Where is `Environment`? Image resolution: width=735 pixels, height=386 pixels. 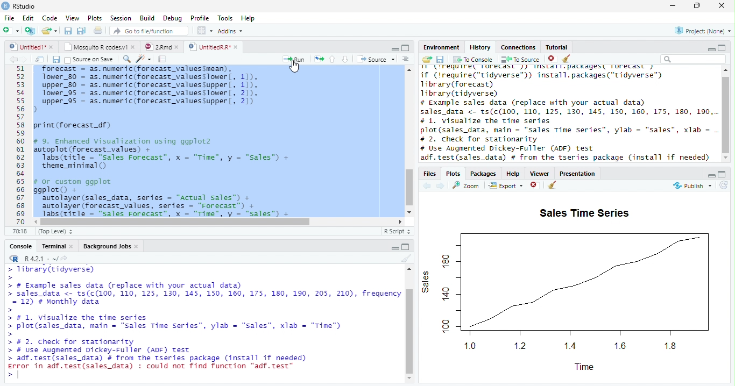 Environment is located at coordinates (442, 48).